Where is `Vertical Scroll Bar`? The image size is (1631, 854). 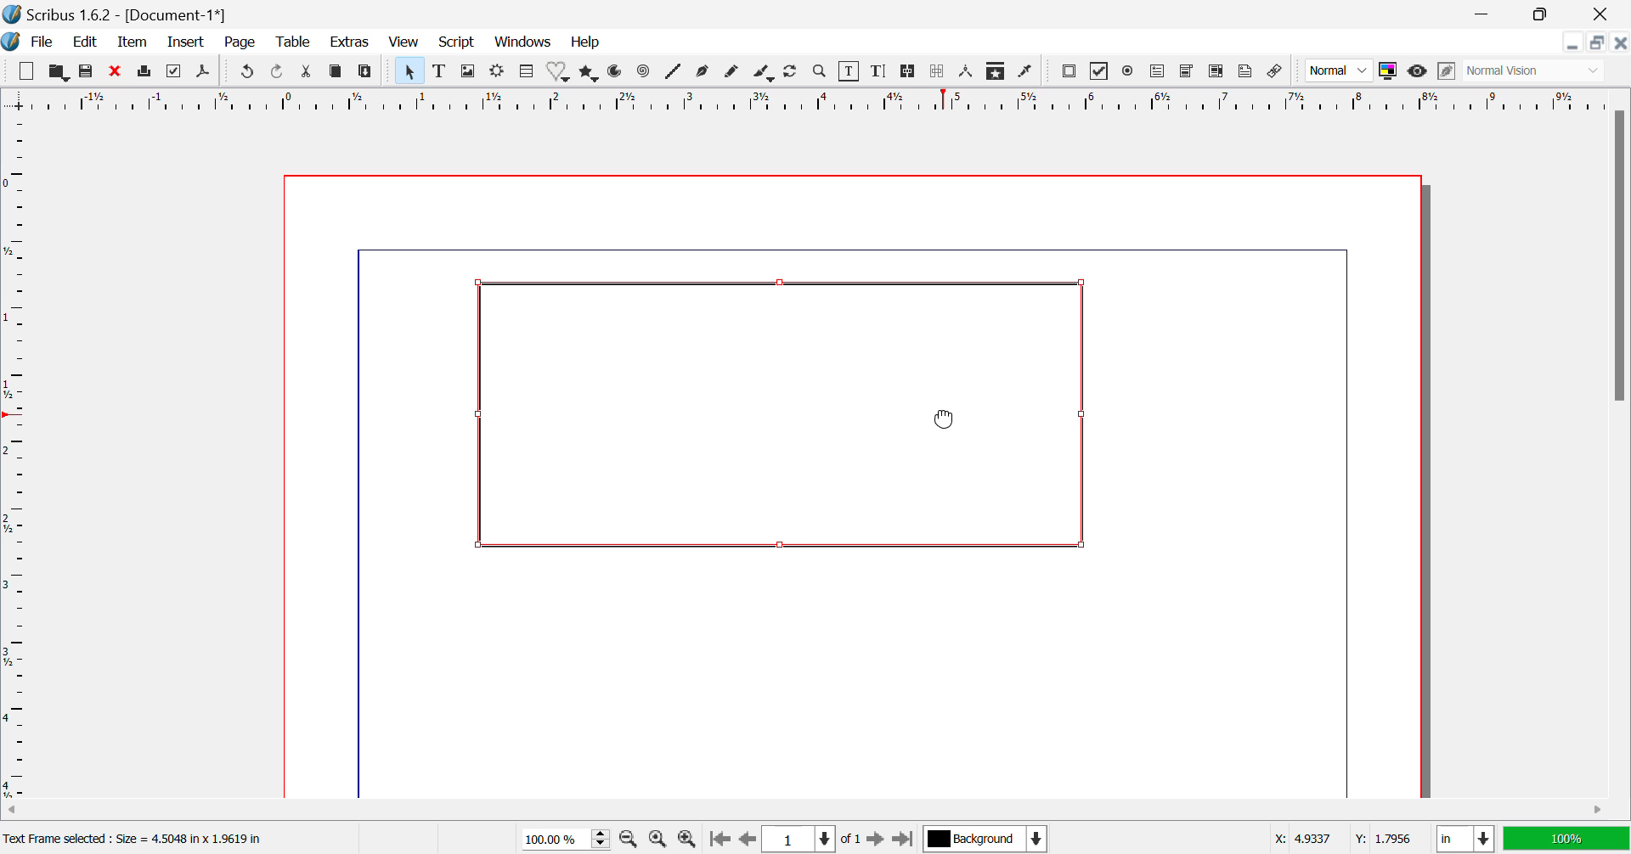 Vertical Scroll Bar is located at coordinates (1617, 451).